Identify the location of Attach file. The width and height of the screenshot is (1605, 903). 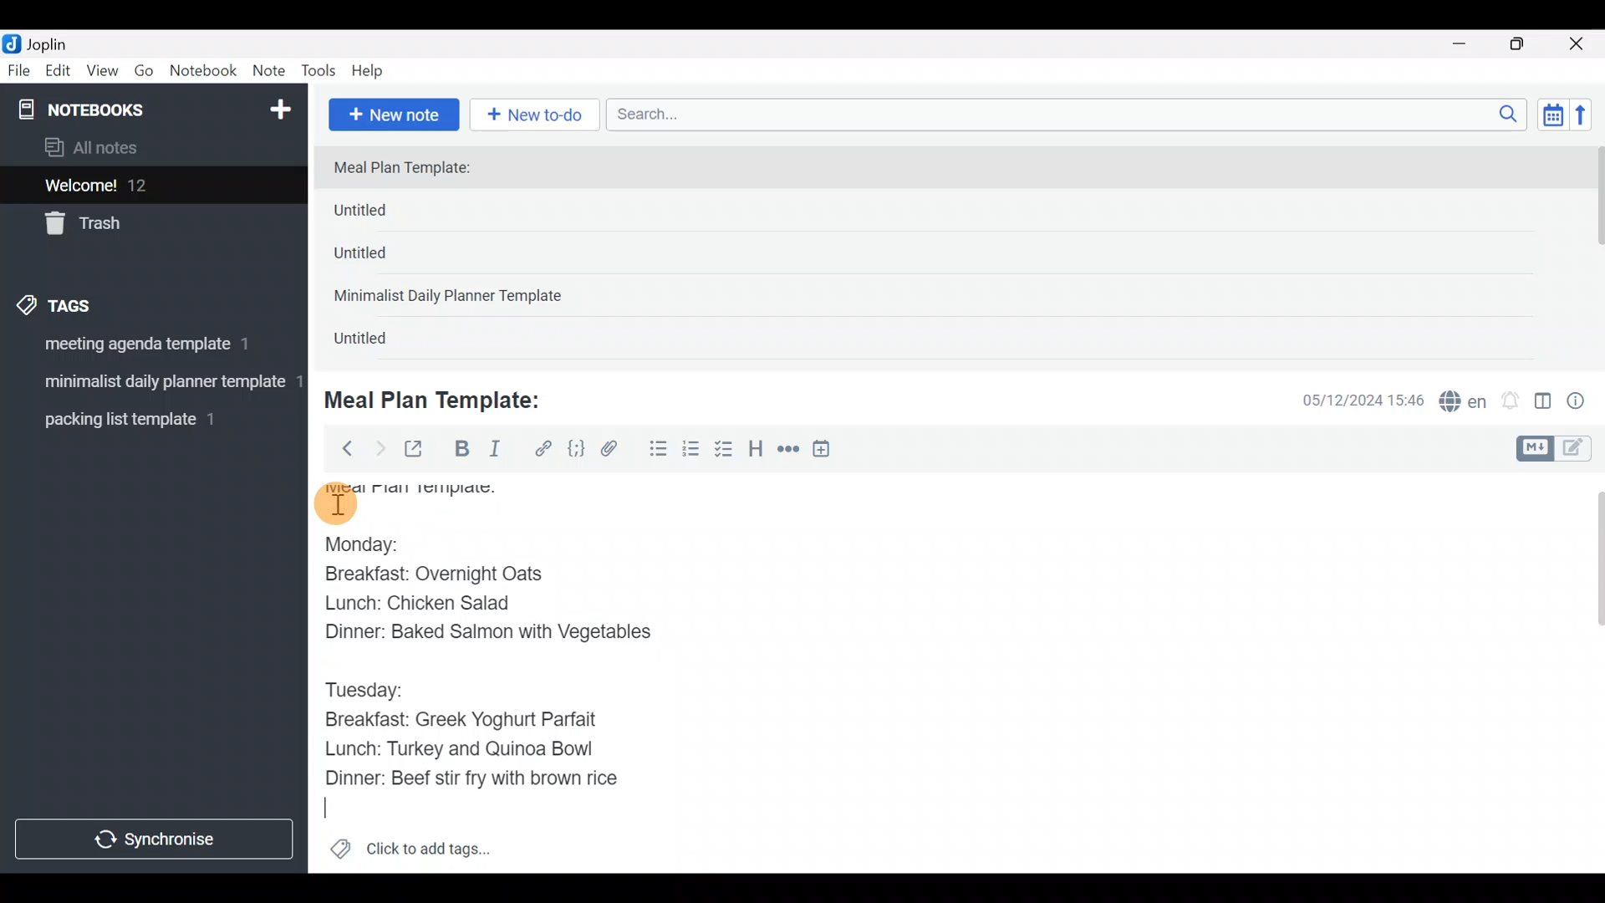
(614, 451).